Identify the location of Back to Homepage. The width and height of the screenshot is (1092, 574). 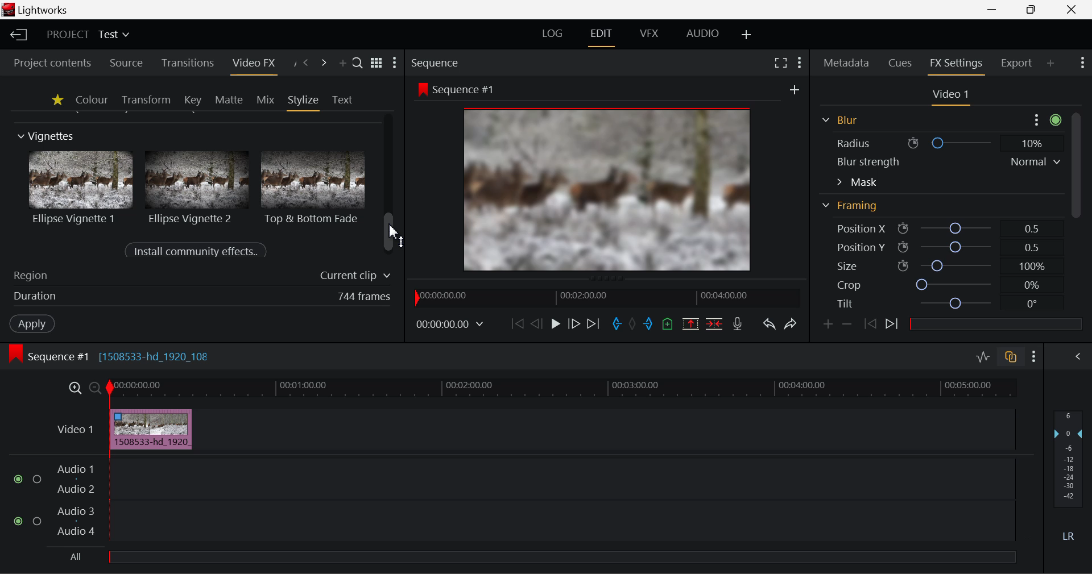
(16, 35).